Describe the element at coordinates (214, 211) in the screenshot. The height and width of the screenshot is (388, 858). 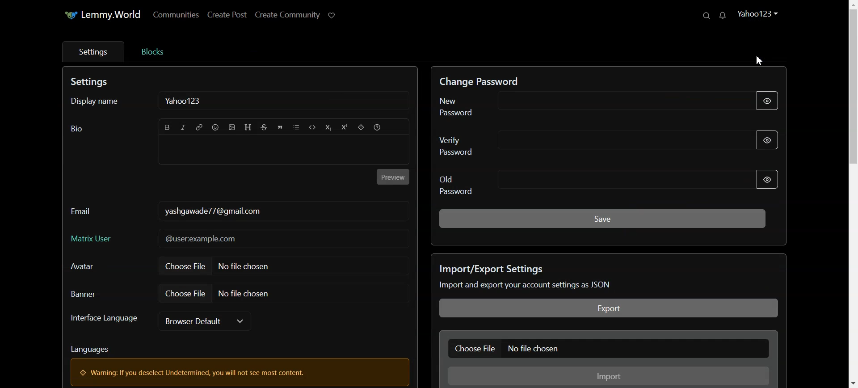
I see `Text` at that location.